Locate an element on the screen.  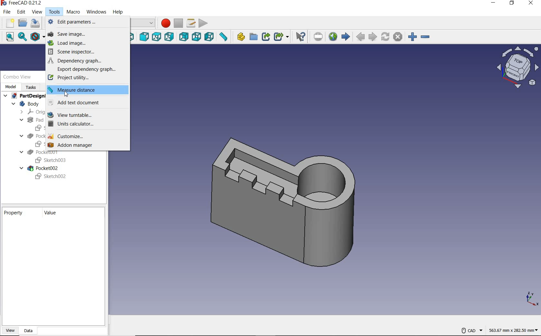
ruler is located at coordinates (223, 38).